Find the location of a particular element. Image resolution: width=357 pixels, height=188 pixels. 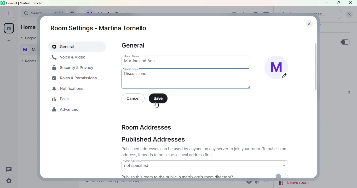

Notification is located at coordinates (69, 89).